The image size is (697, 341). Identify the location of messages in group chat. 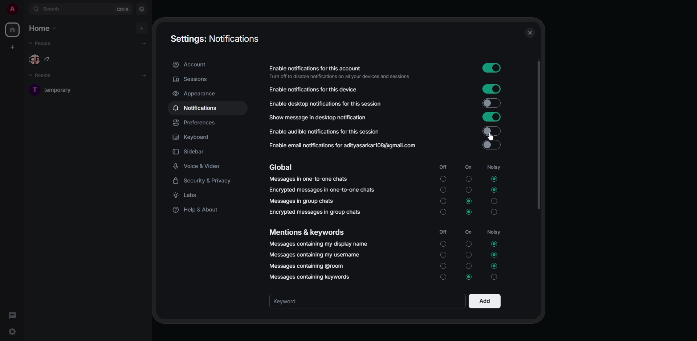
(303, 202).